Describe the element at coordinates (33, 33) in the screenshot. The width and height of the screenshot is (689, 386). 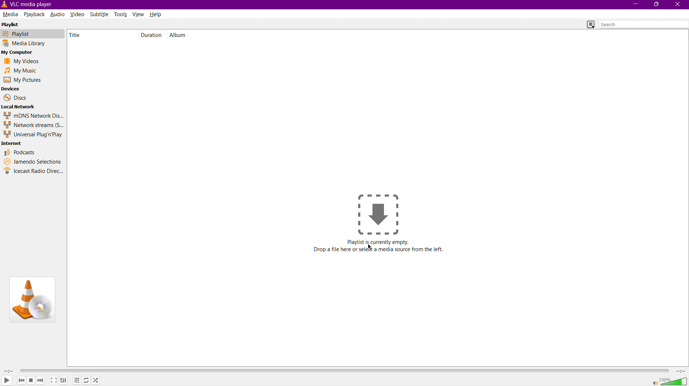
I see `Playlist` at that location.